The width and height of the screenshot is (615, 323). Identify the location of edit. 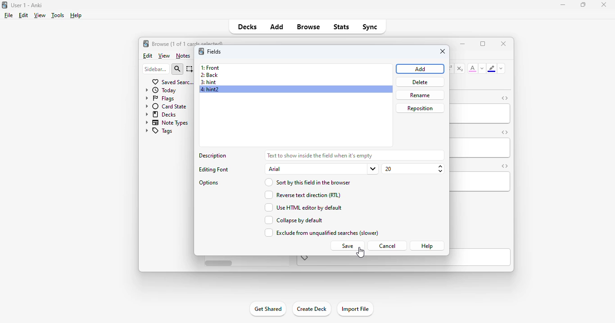
(23, 15).